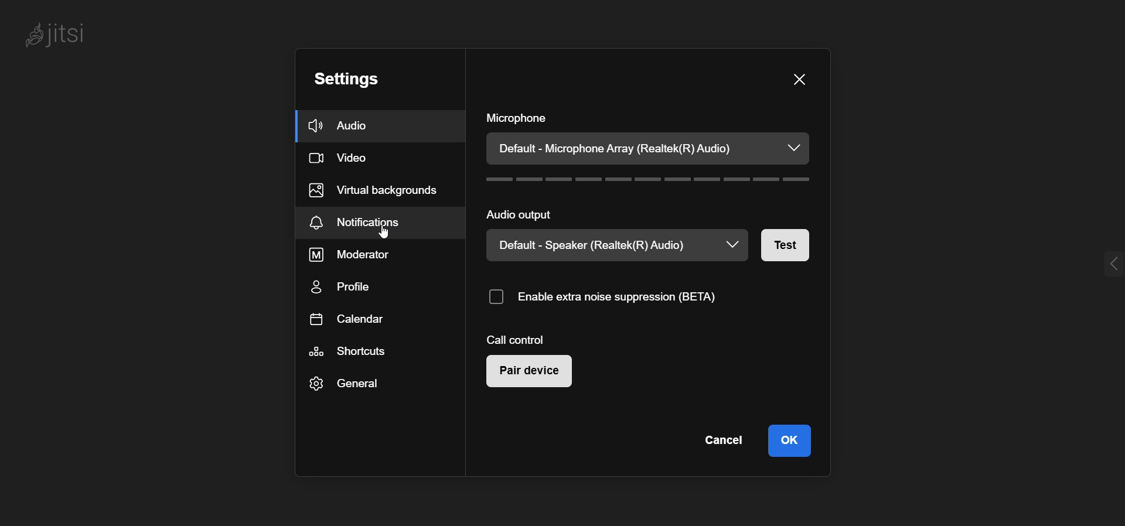 Image resolution: width=1125 pixels, height=526 pixels. I want to click on notification, so click(354, 221).